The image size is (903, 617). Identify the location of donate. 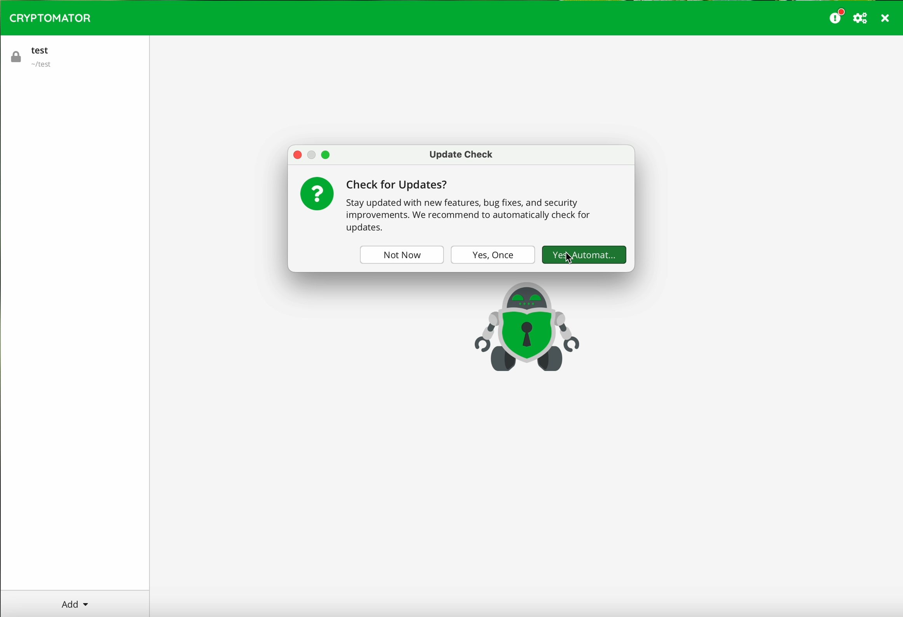
(837, 16).